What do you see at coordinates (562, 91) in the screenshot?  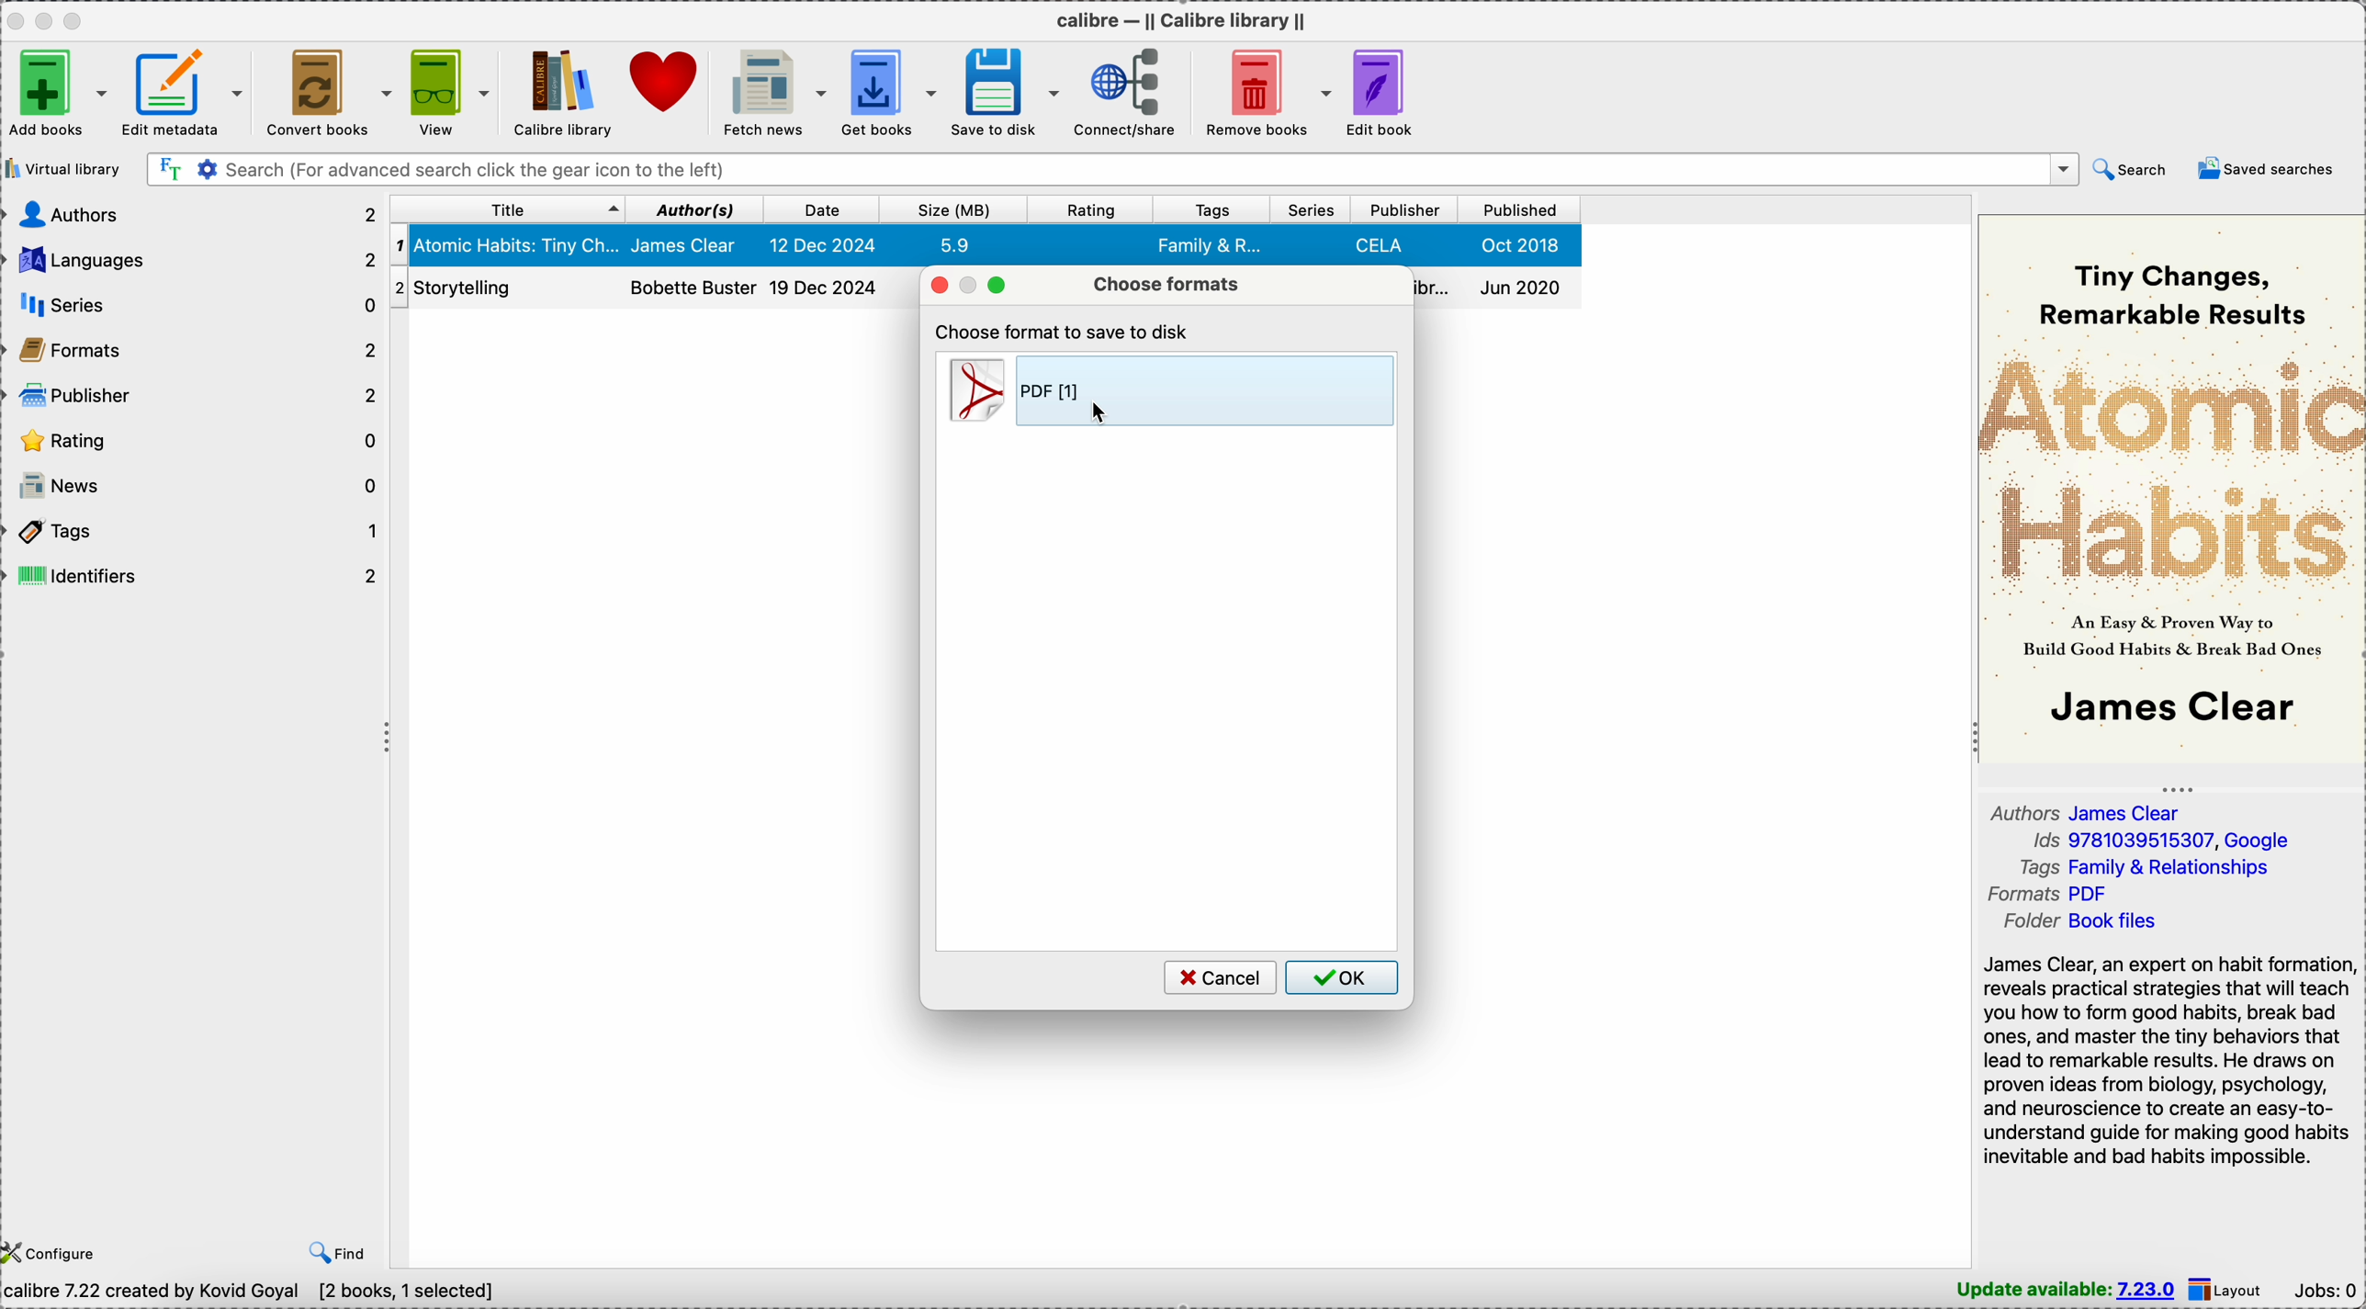 I see `Calibre library` at bounding box center [562, 91].